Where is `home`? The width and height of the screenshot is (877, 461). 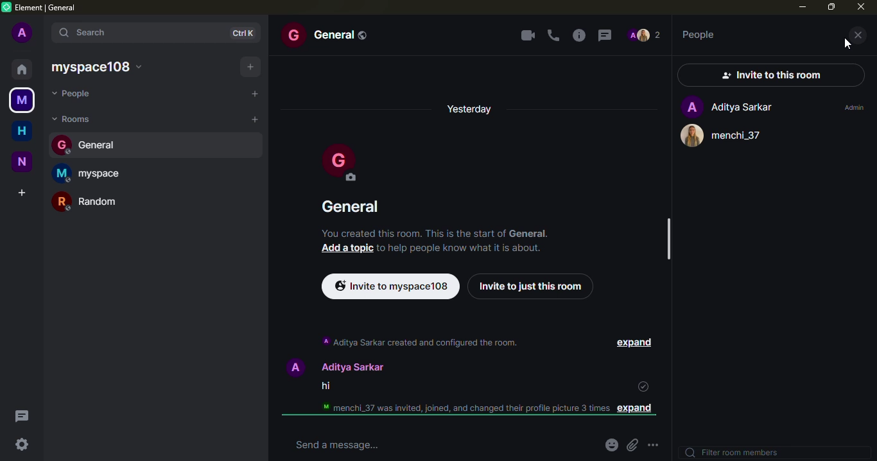
home is located at coordinates (23, 130).